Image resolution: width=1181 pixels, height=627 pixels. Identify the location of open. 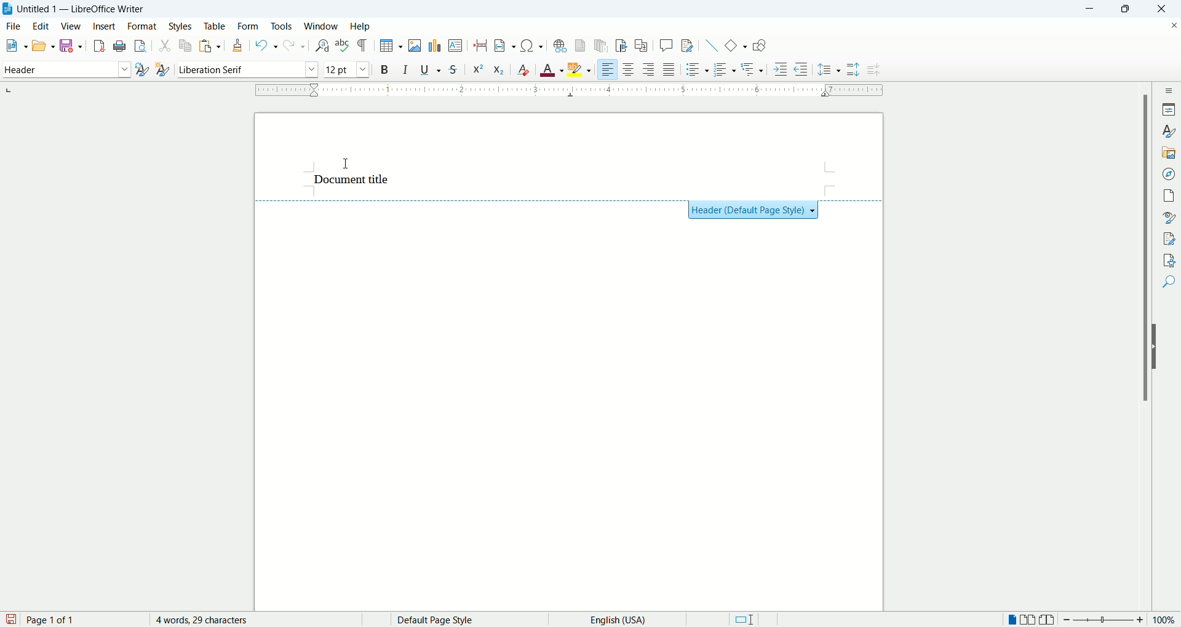
(45, 45).